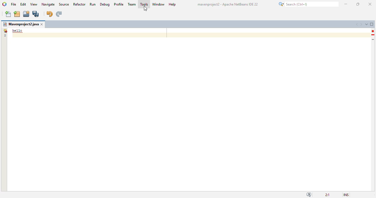 The width and height of the screenshot is (376, 198). I want to click on demo text, so click(18, 31).